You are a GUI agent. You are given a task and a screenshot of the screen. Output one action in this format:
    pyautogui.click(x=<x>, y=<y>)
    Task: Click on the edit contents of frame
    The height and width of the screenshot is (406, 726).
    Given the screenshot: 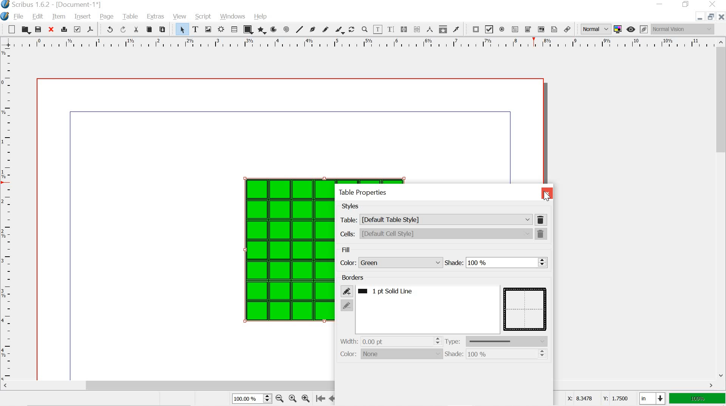 What is the action you would take?
    pyautogui.click(x=378, y=29)
    